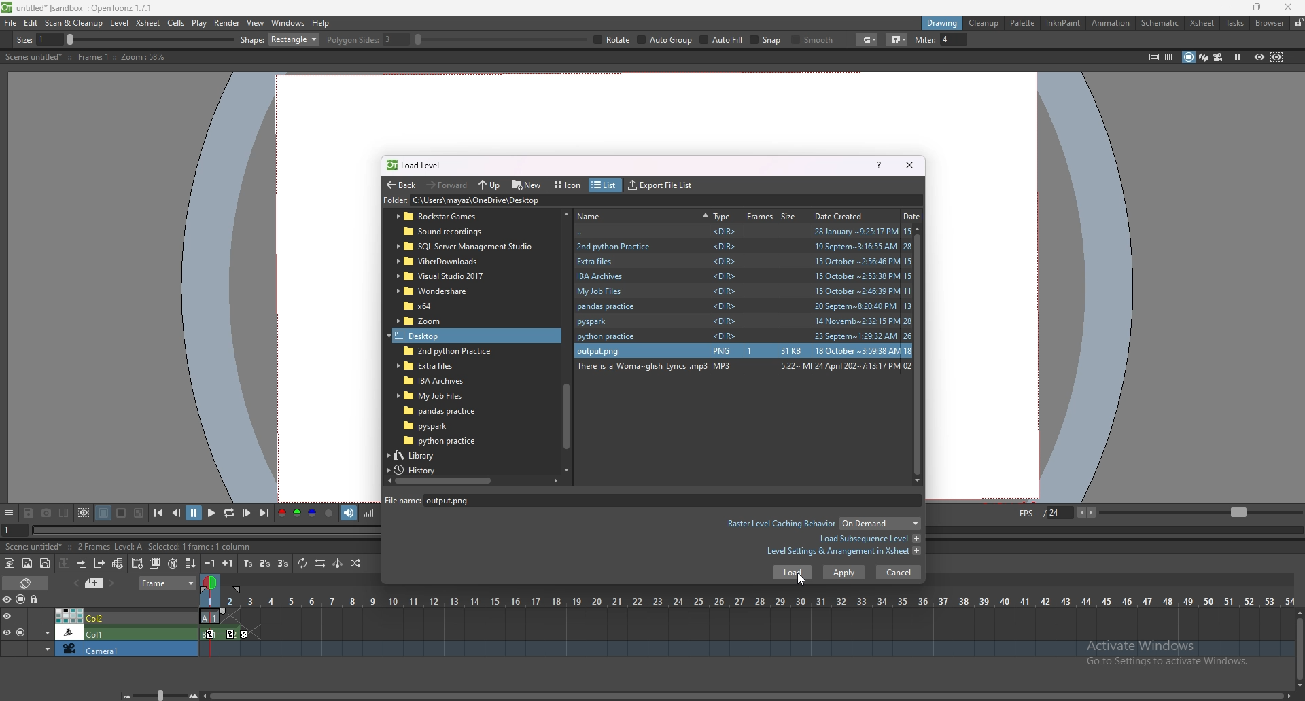 The height and width of the screenshot is (701, 1305). What do you see at coordinates (1112, 23) in the screenshot?
I see `animation` at bounding box center [1112, 23].